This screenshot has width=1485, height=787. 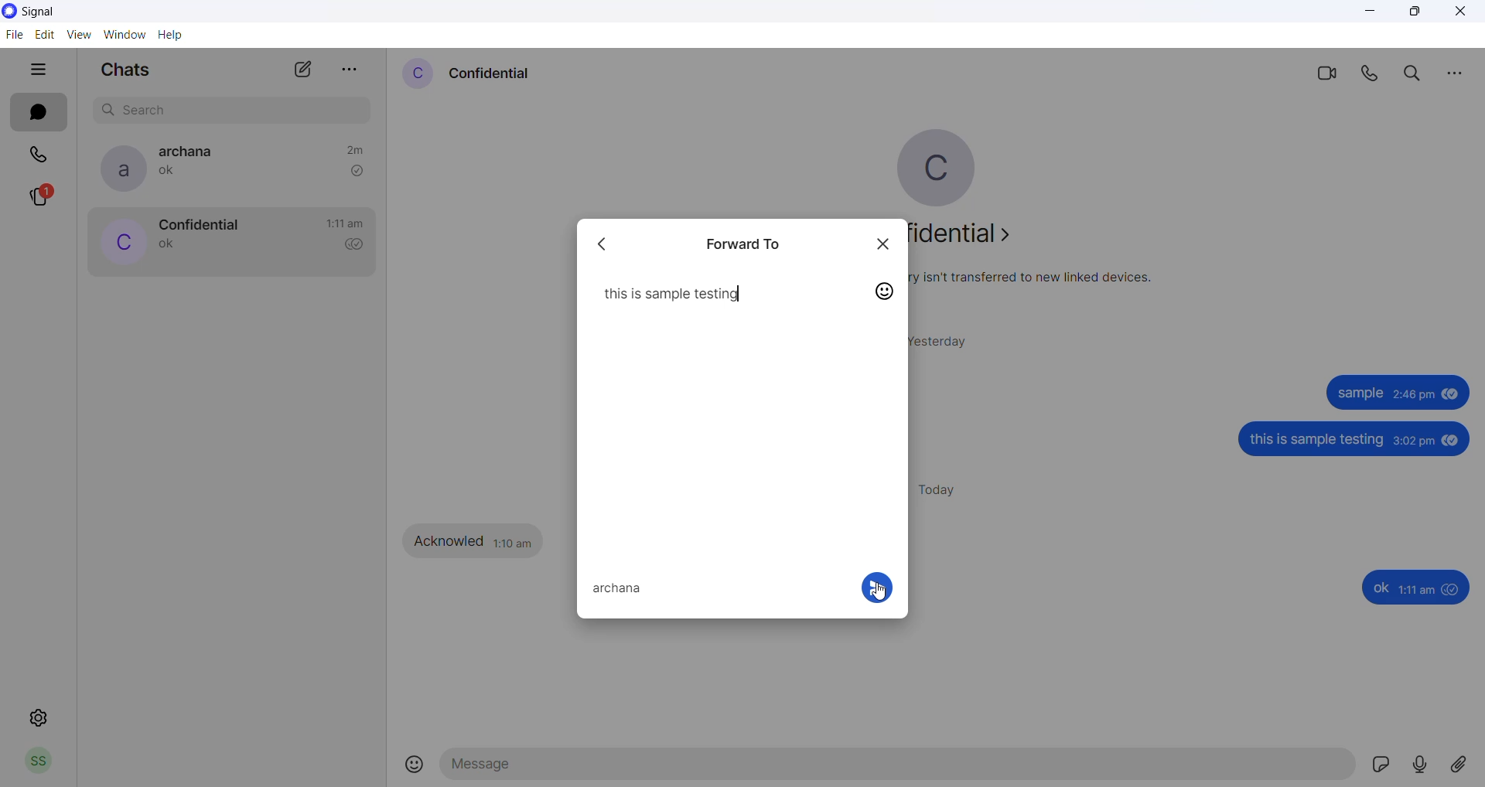 What do you see at coordinates (13, 36) in the screenshot?
I see `file` at bounding box center [13, 36].